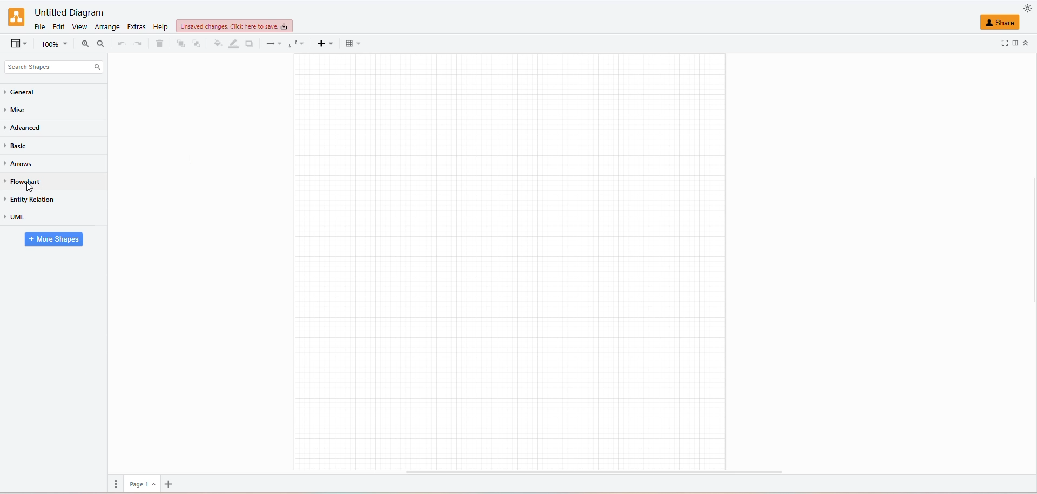 The image size is (1037, 494). Describe the element at coordinates (235, 25) in the screenshot. I see `UNSAVED CHANGES` at that location.